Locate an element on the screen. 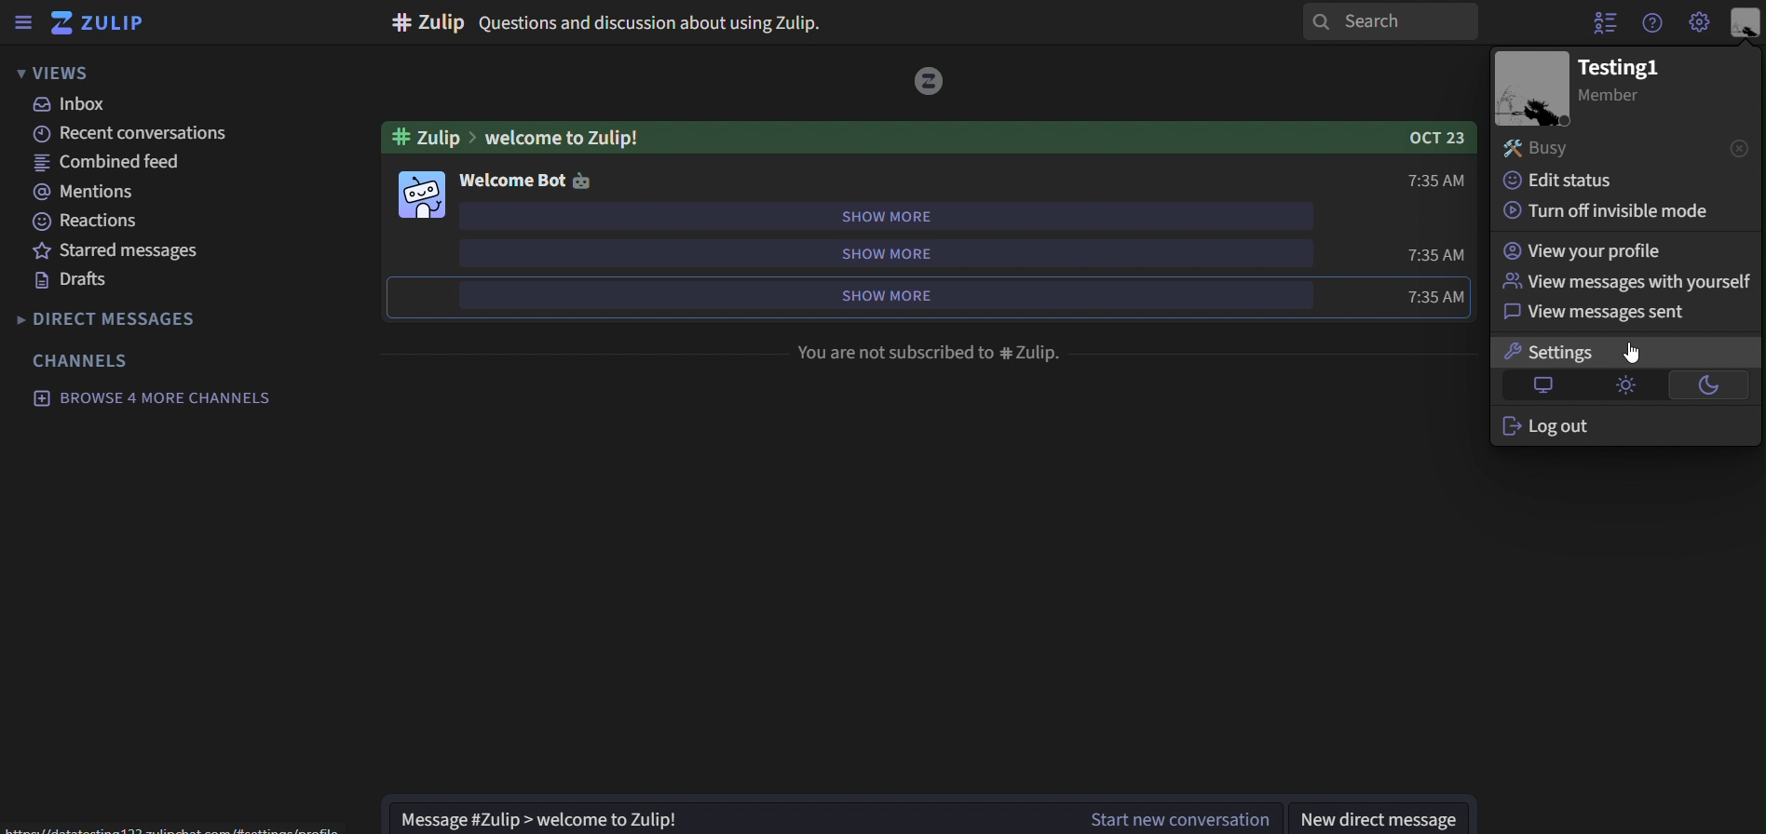 This screenshot has height=834, width=1766. 7:35am is located at coordinates (1439, 182).